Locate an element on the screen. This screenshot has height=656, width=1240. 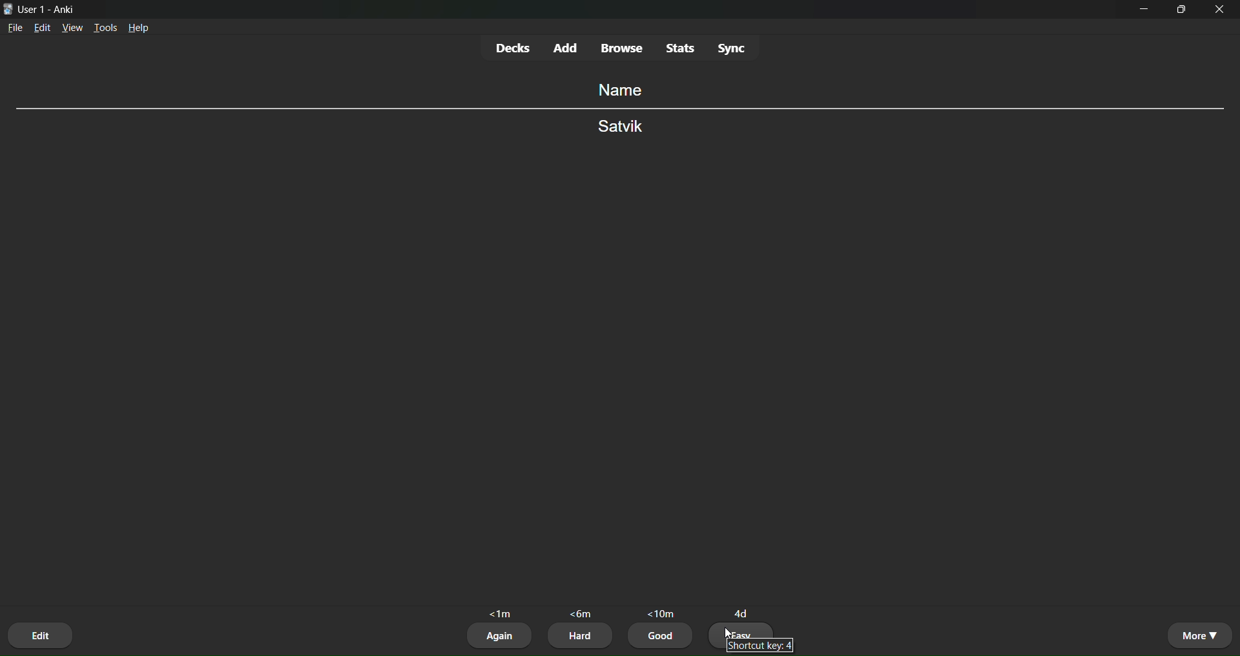
Shortcut key: 4 is located at coordinates (759, 646).